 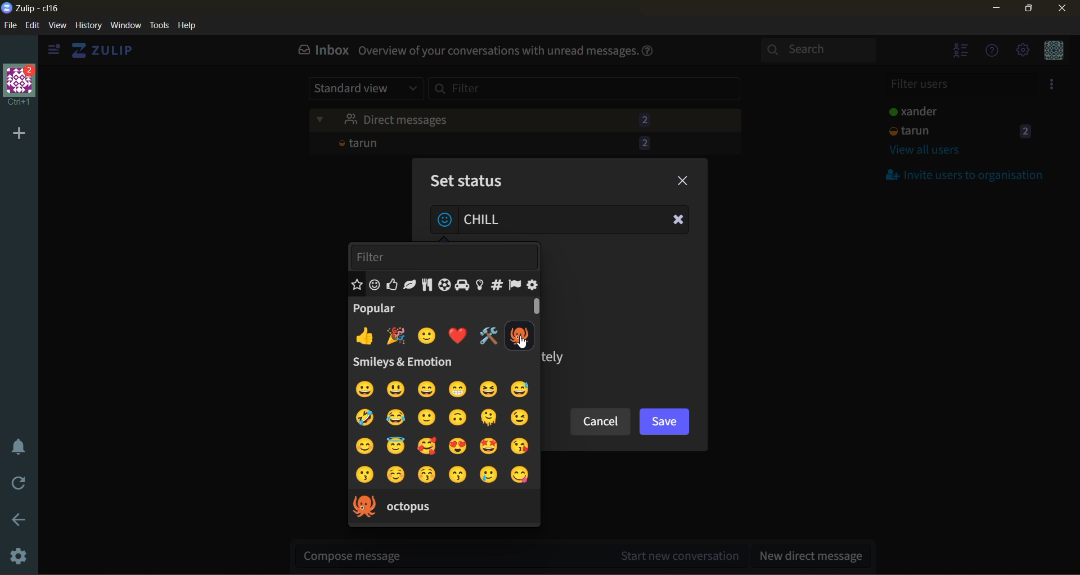 What do you see at coordinates (521, 445) in the screenshot?
I see `emoji` at bounding box center [521, 445].